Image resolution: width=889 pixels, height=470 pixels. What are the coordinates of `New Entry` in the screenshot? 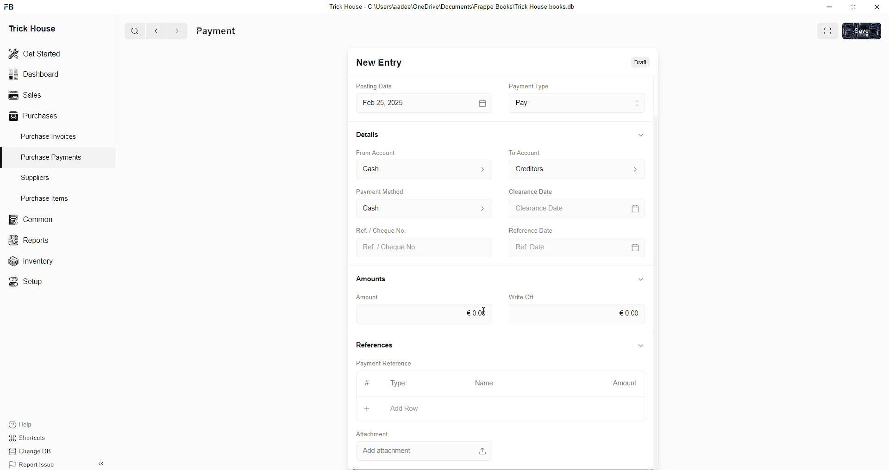 It's located at (382, 63).